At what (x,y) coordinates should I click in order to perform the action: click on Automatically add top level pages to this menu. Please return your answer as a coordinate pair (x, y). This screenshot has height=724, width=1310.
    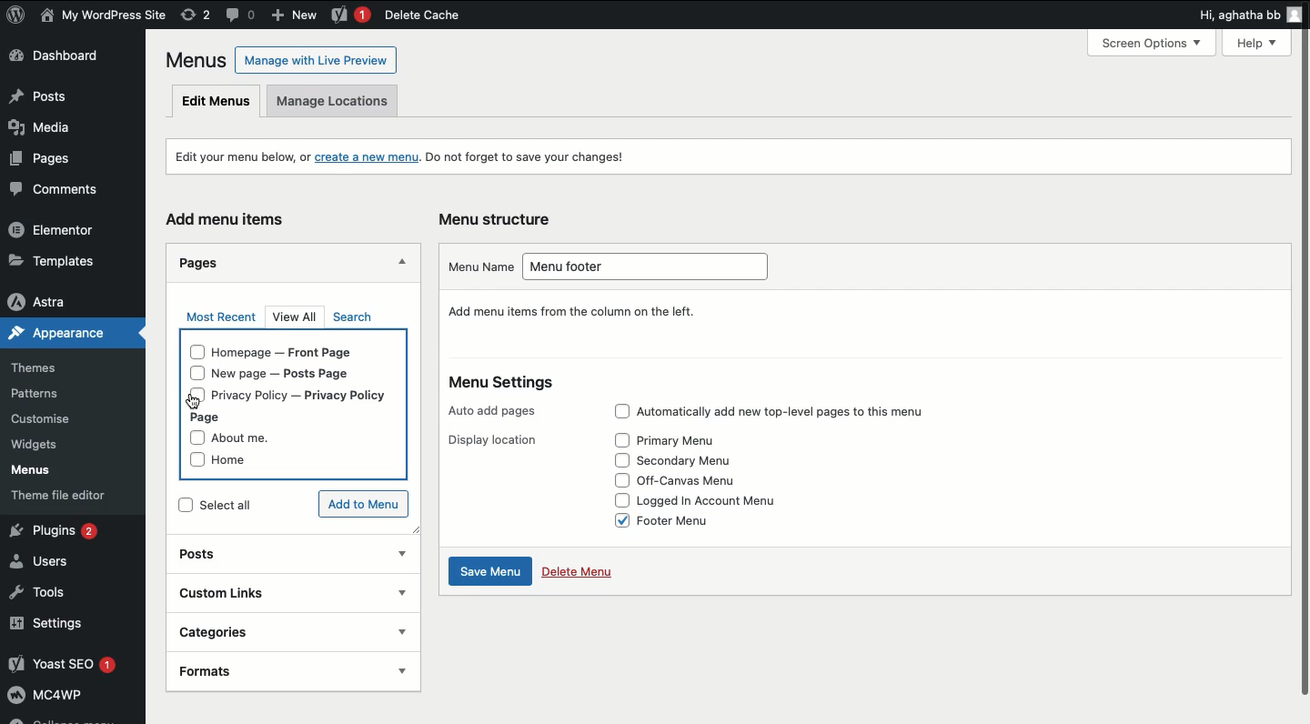
    Looking at the image, I should click on (801, 412).